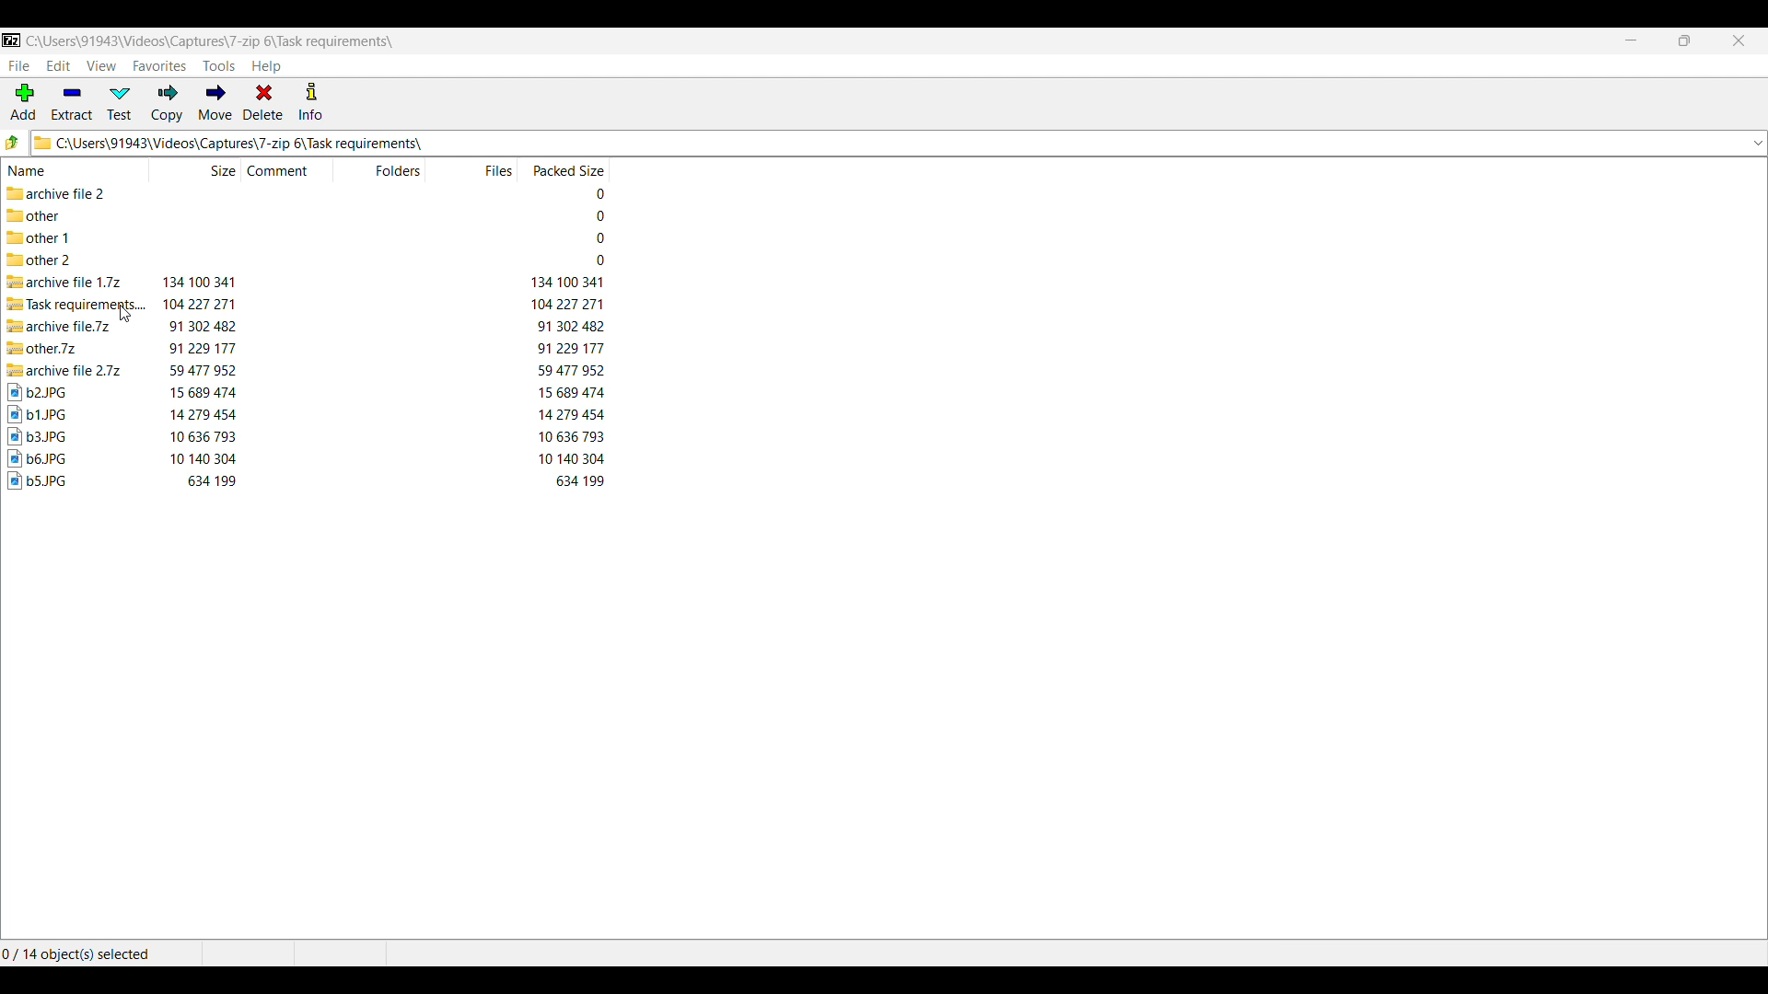 This screenshot has height=994, width=1768. I want to click on cursor, so click(126, 314).